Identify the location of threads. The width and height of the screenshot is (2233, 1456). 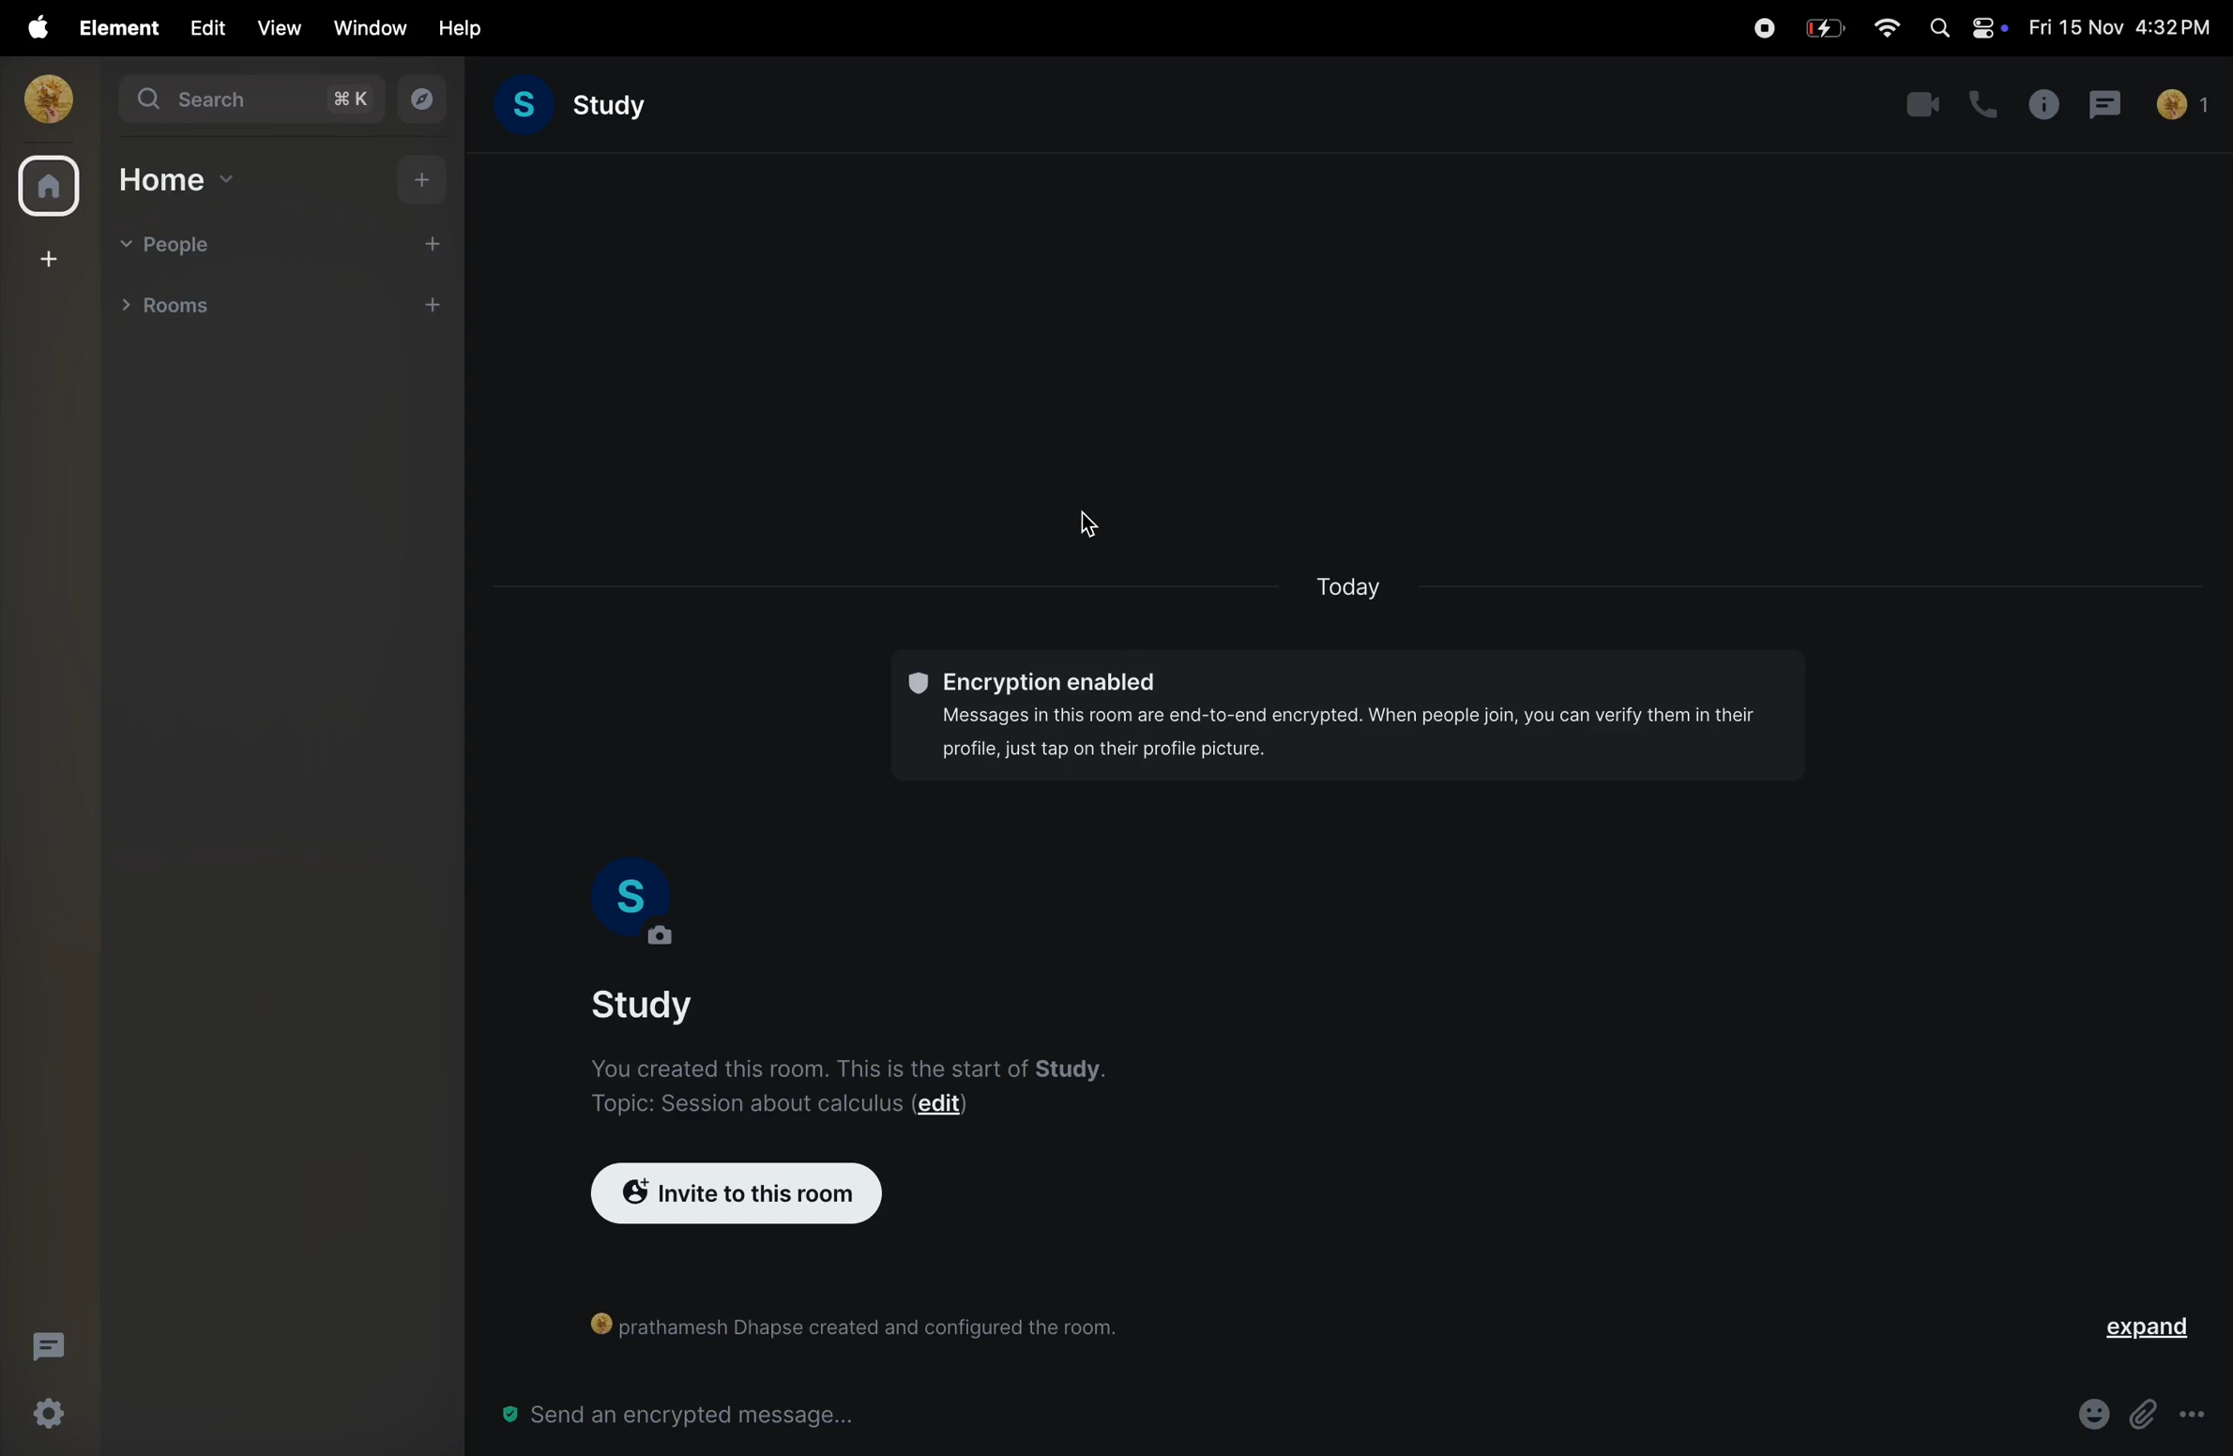
(45, 1345).